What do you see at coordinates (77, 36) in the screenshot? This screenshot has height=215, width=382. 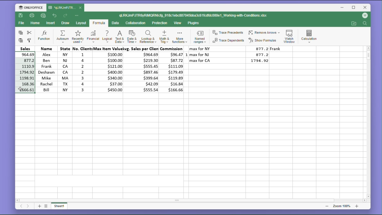 I see `recently used` at bounding box center [77, 36].